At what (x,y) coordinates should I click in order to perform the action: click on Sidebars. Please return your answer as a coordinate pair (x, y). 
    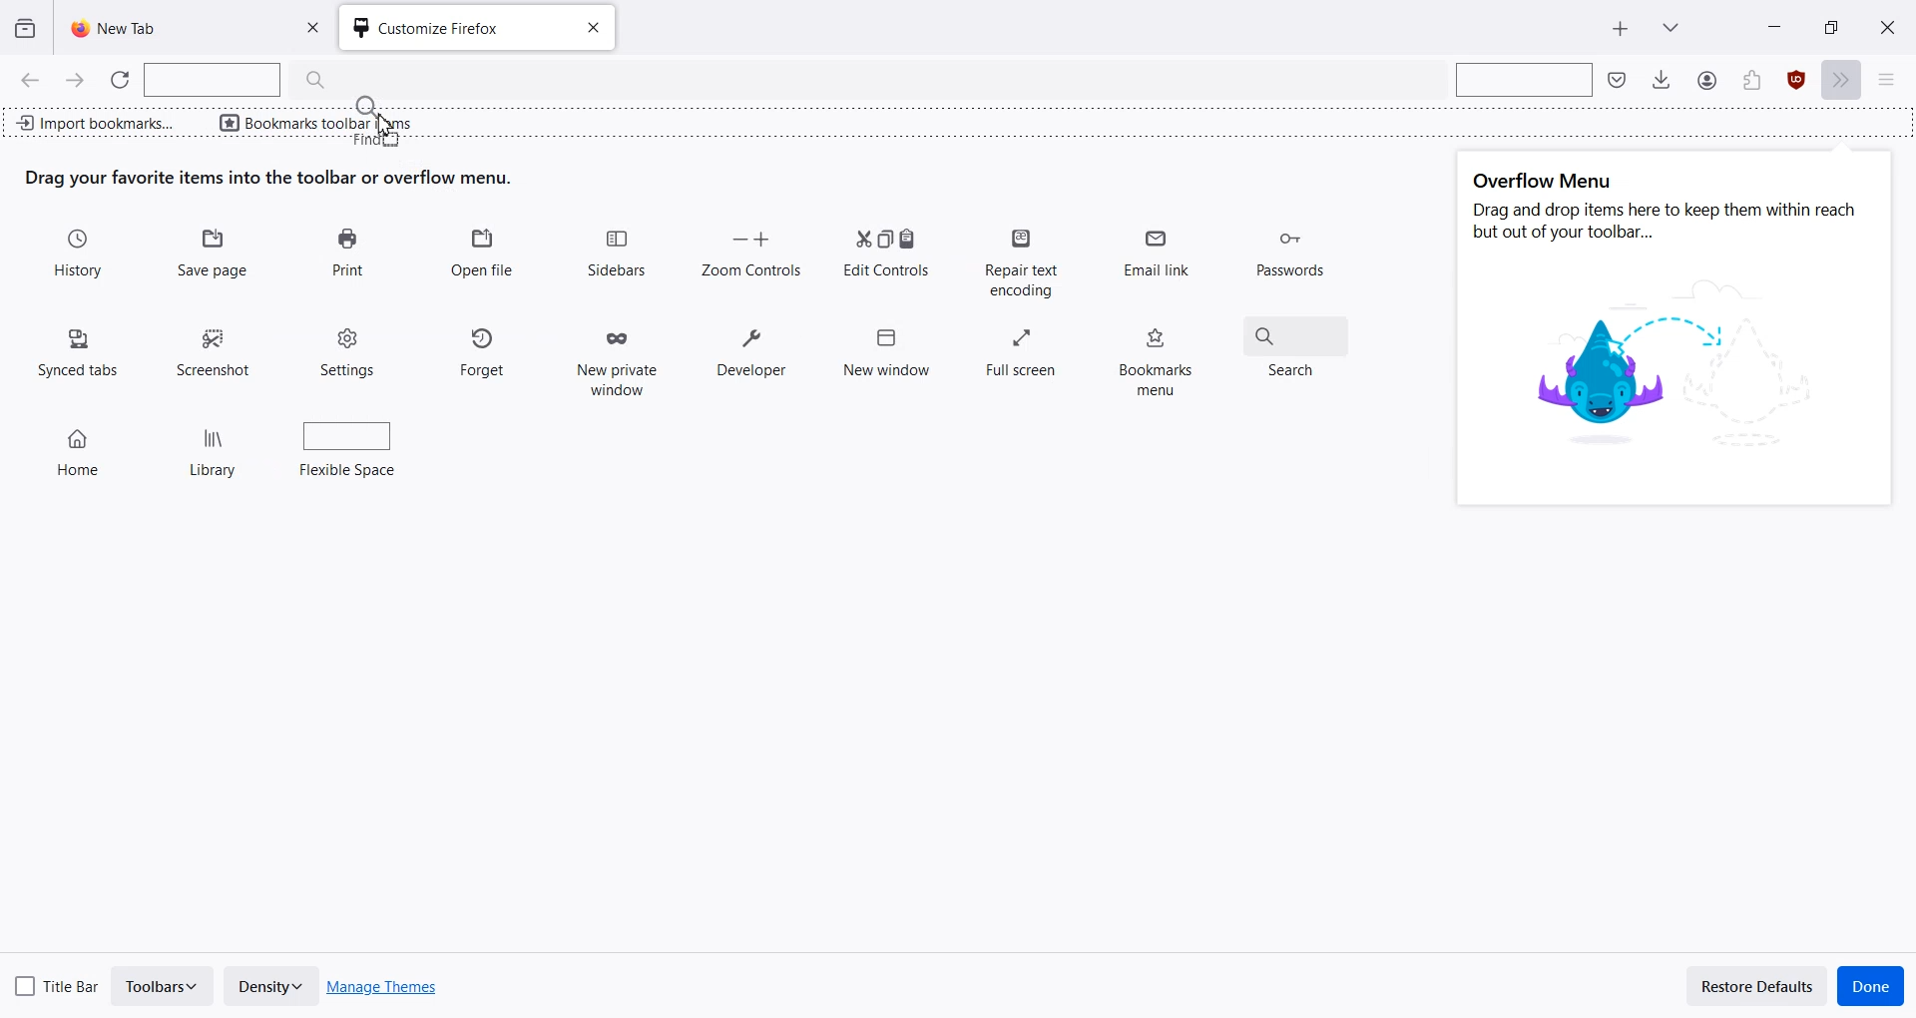
    Looking at the image, I should click on (619, 254).